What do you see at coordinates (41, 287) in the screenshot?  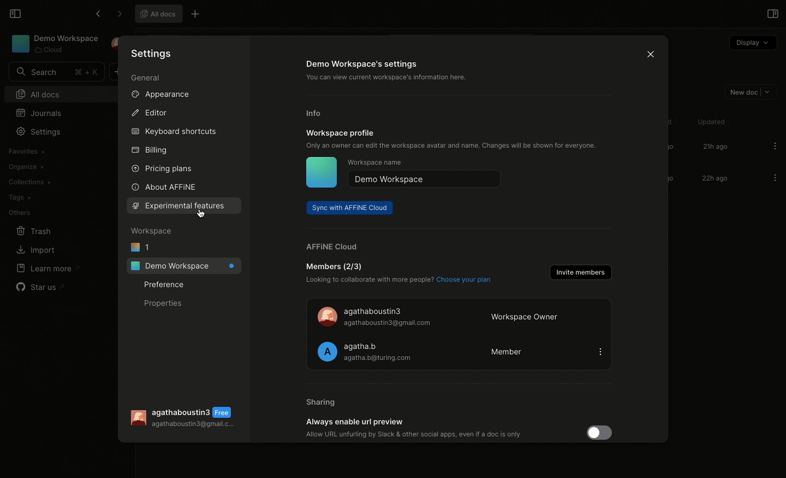 I see `Star us` at bounding box center [41, 287].